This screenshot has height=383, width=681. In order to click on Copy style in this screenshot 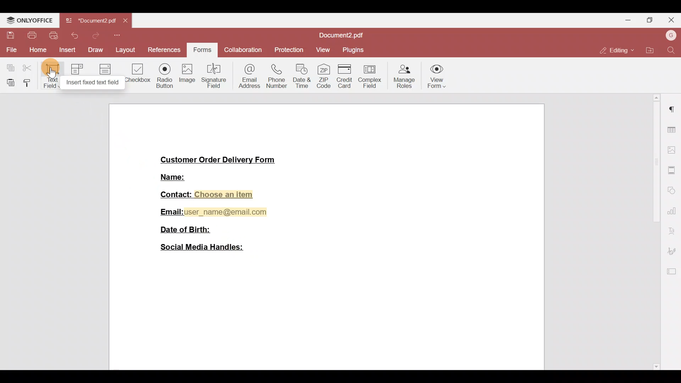, I will do `click(27, 83)`.